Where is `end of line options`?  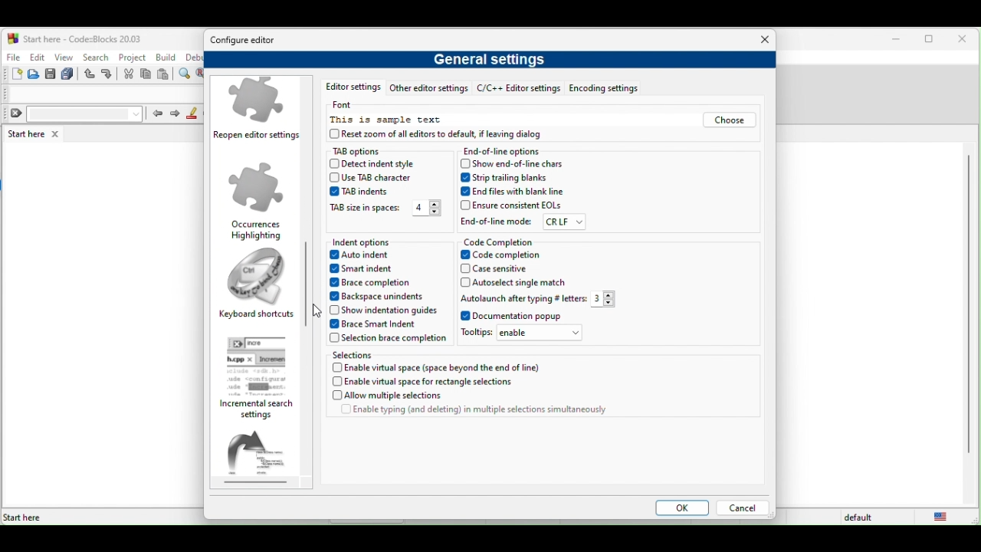
end of line options is located at coordinates (506, 152).